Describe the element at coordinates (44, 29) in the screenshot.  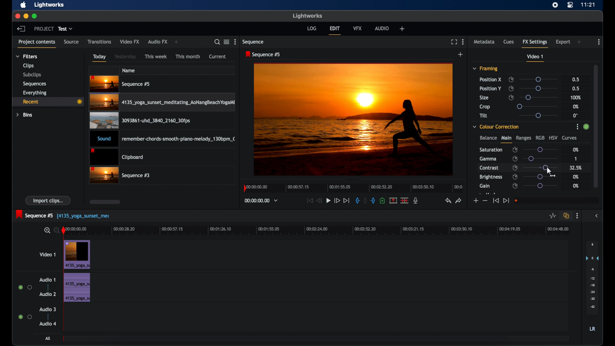
I see `project` at that location.